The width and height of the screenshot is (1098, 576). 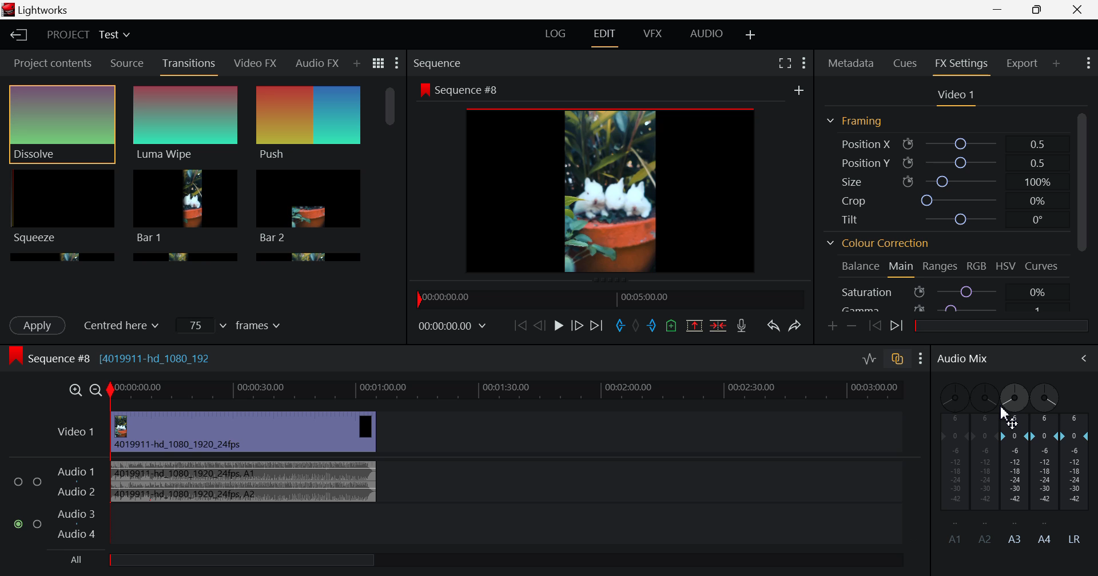 What do you see at coordinates (1006, 268) in the screenshot?
I see `HSV` at bounding box center [1006, 268].